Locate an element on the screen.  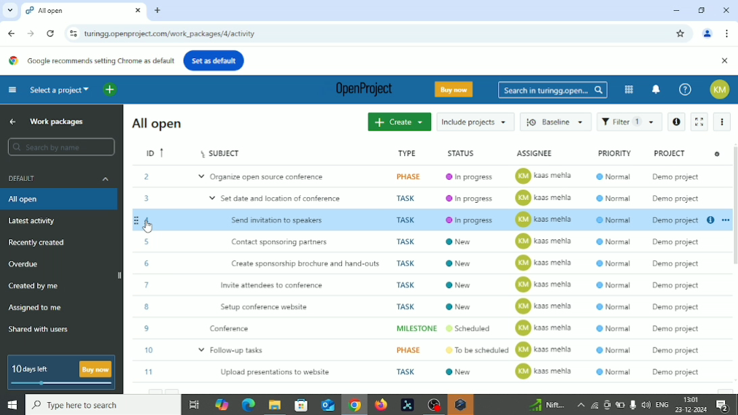
Configure view is located at coordinates (717, 154).